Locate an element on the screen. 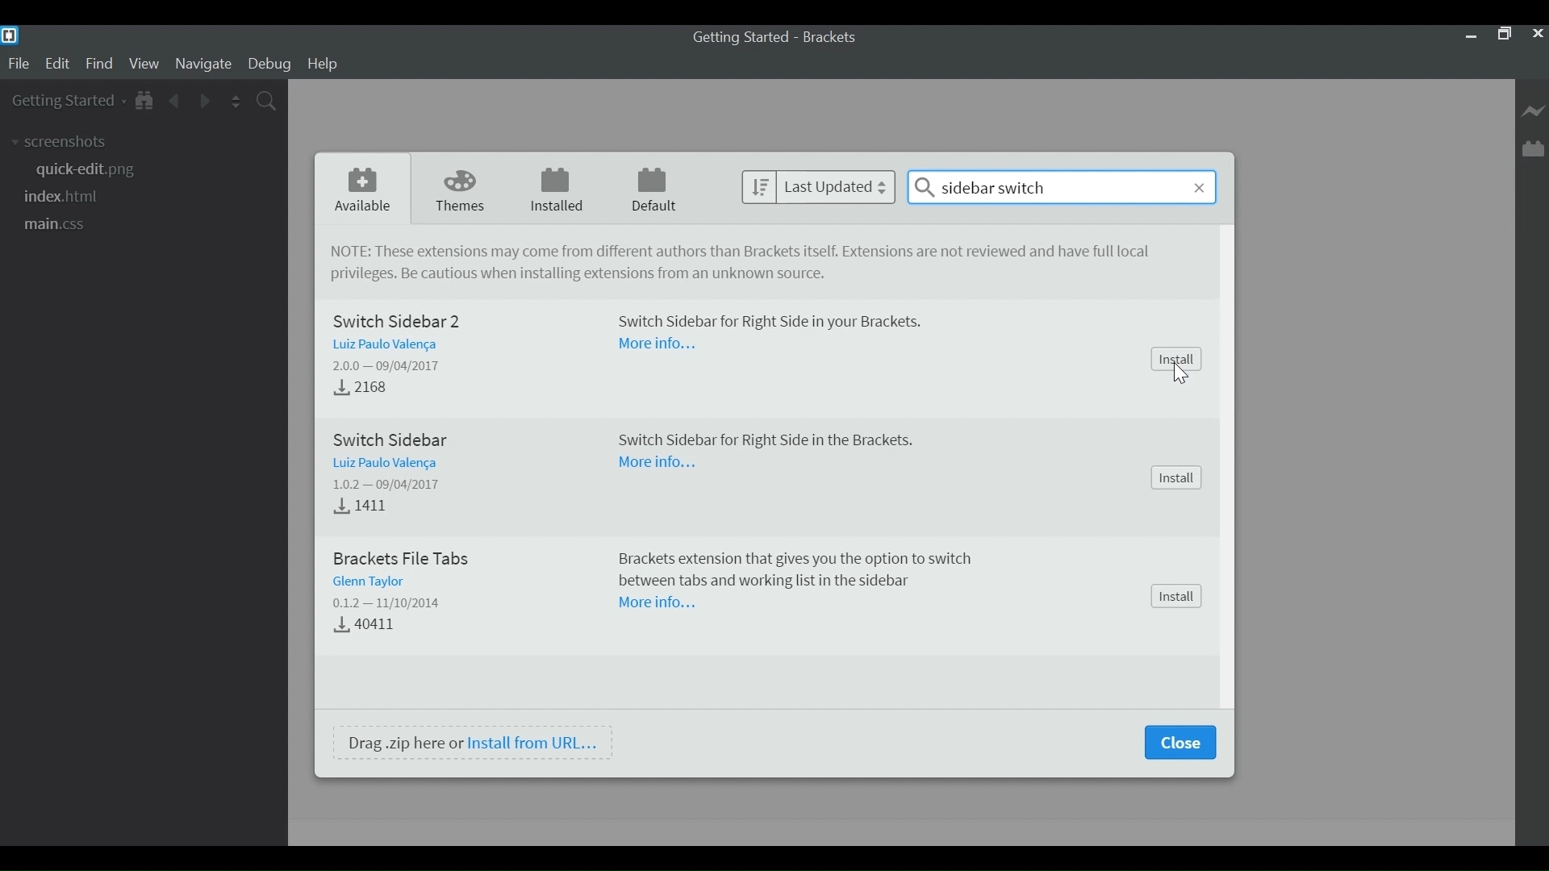  Split the Editor Vertically or Horizontally is located at coordinates (236, 102).